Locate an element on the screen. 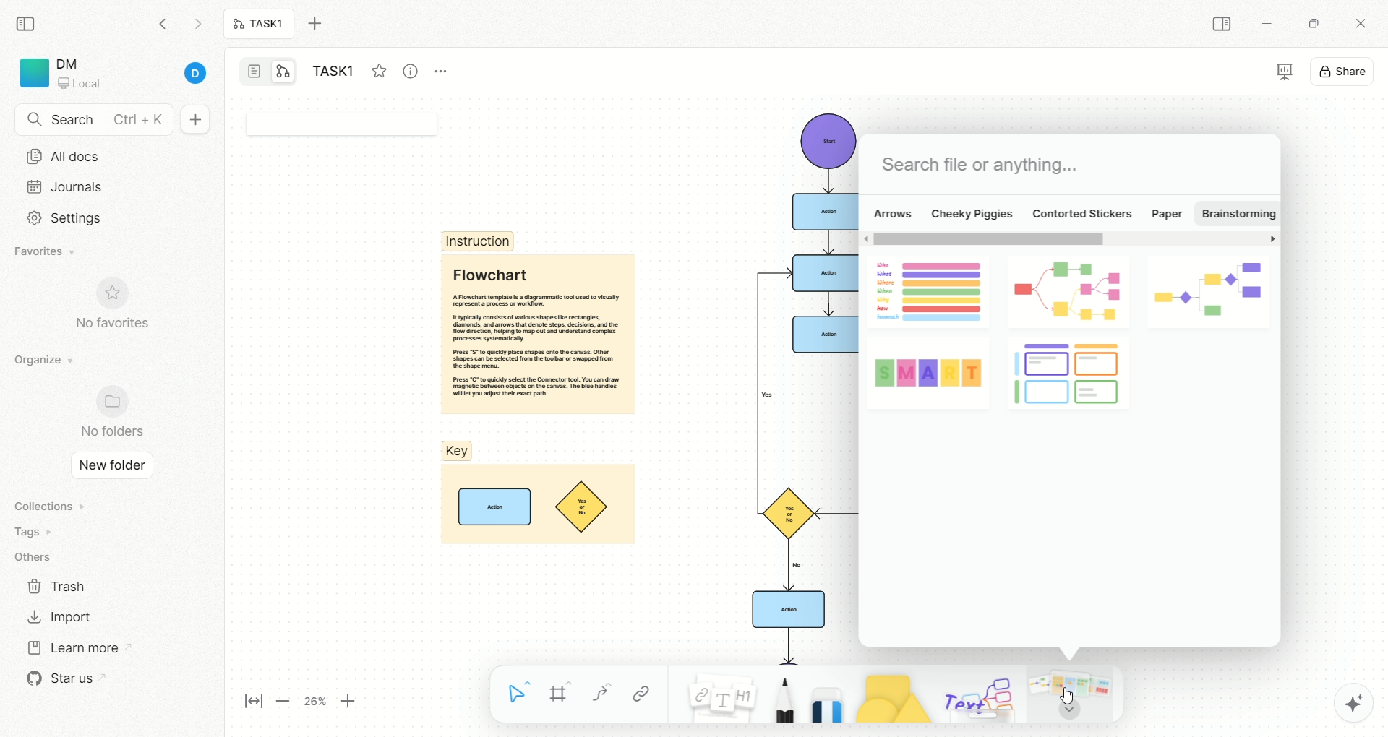  curve is located at coordinates (600, 696).